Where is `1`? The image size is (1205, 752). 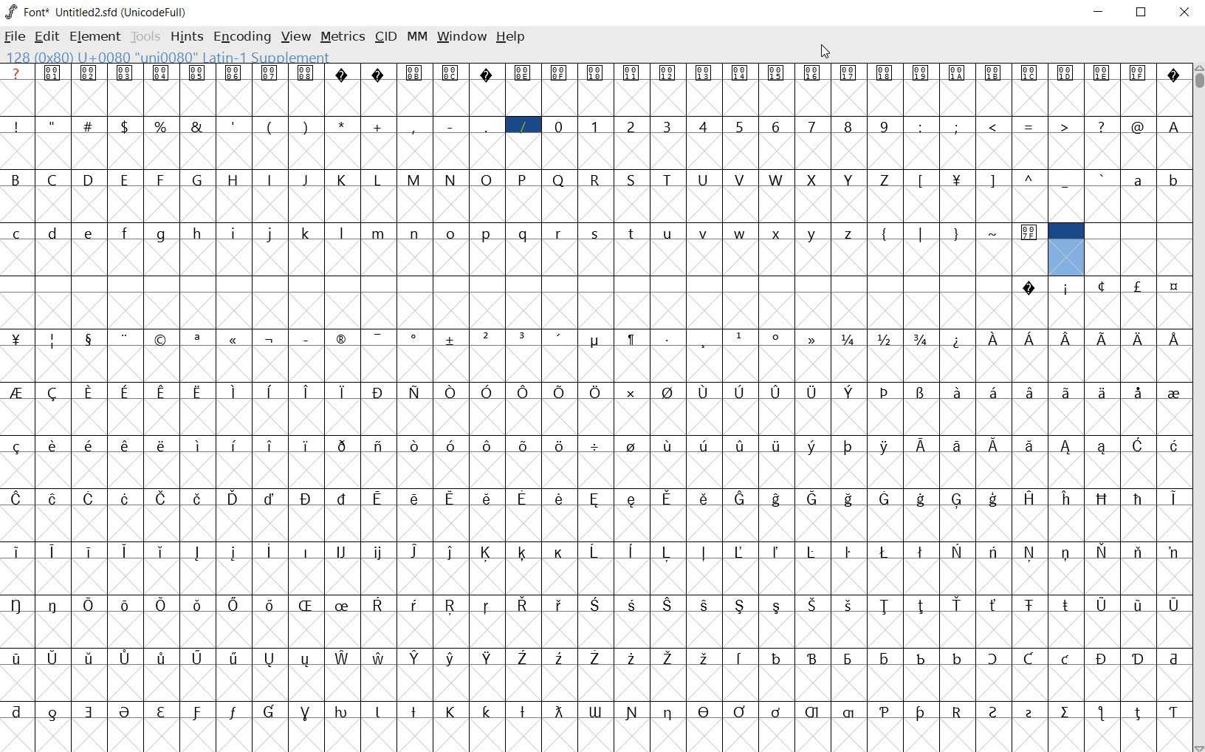
1 is located at coordinates (596, 125).